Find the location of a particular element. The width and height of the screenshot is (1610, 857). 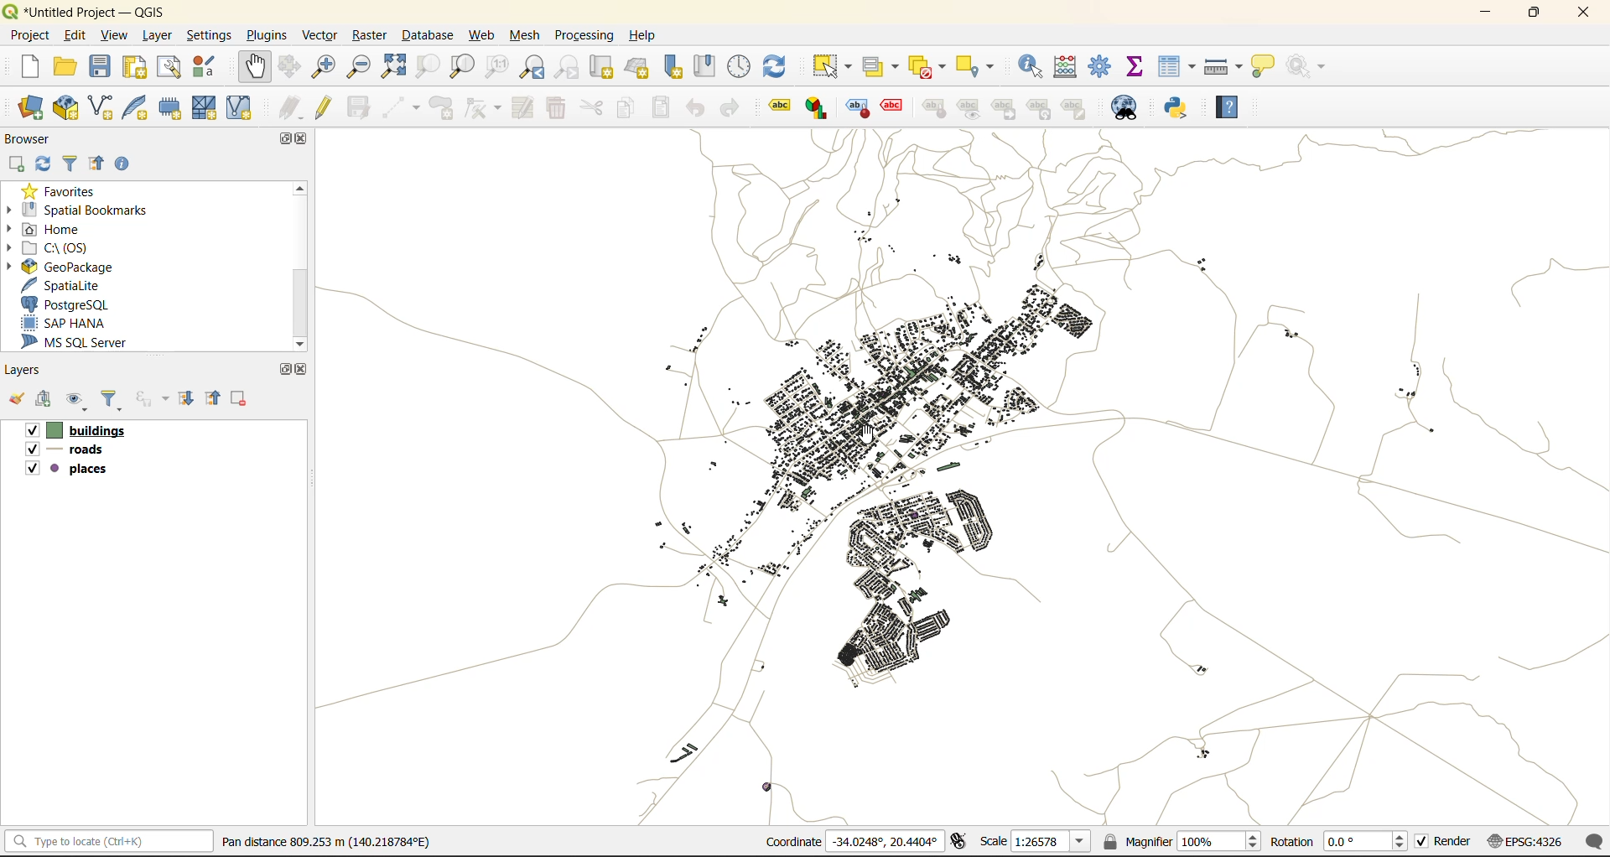

web is located at coordinates (483, 34).